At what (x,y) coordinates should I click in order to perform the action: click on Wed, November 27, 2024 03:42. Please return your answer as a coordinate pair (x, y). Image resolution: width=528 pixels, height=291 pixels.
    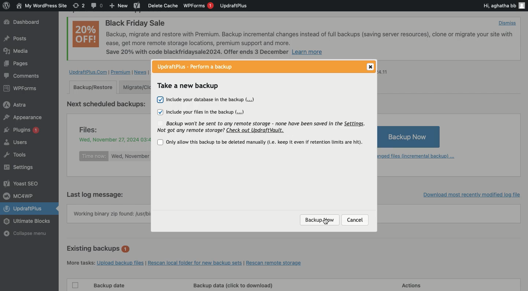
    Looking at the image, I should click on (130, 156).